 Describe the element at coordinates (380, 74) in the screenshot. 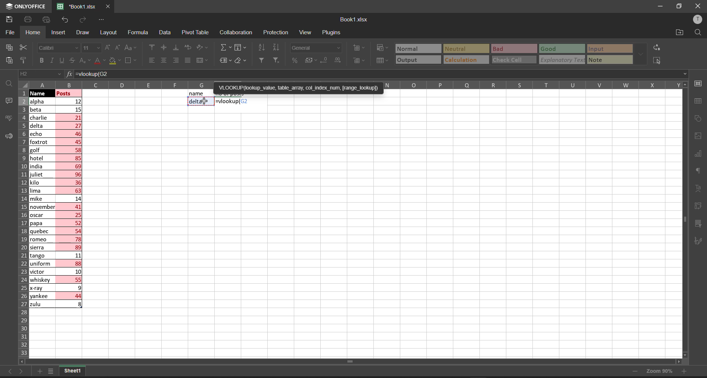

I see `=vlookup(G2` at that location.